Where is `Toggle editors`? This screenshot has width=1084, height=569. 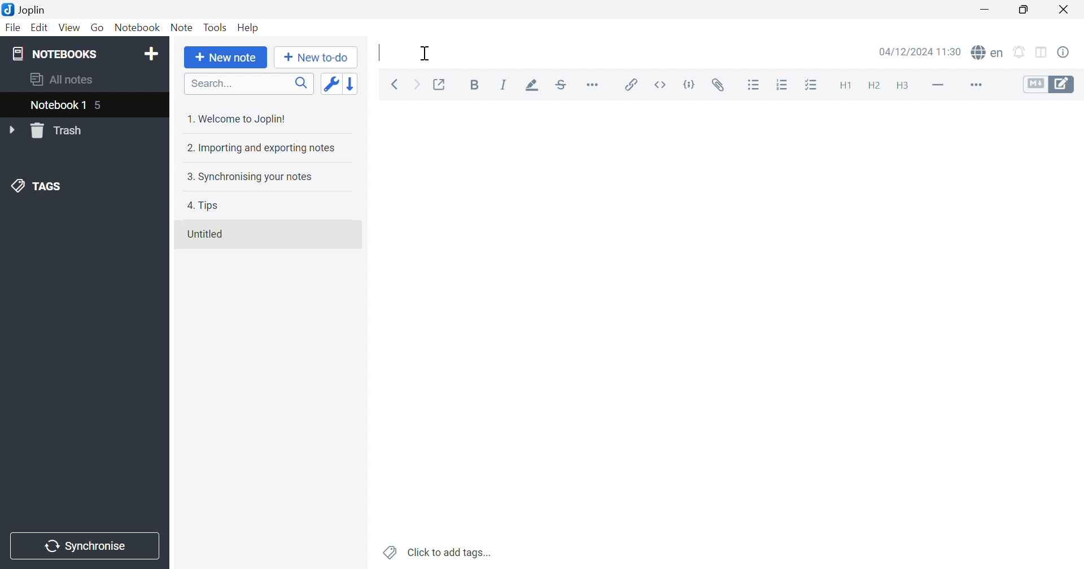 Toggle editors is located at coordinates (1049, 86).